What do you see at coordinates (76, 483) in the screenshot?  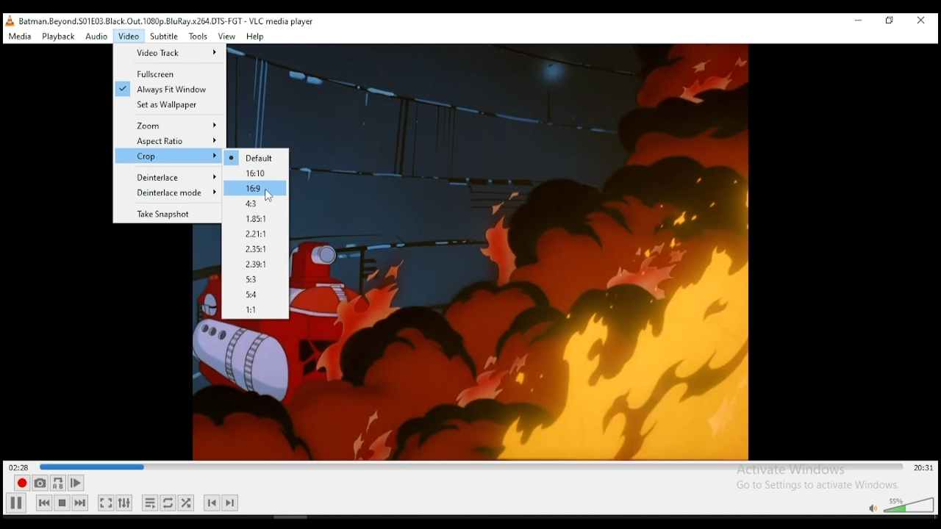 I see `frame by frame` at bounding box center [76, 483].